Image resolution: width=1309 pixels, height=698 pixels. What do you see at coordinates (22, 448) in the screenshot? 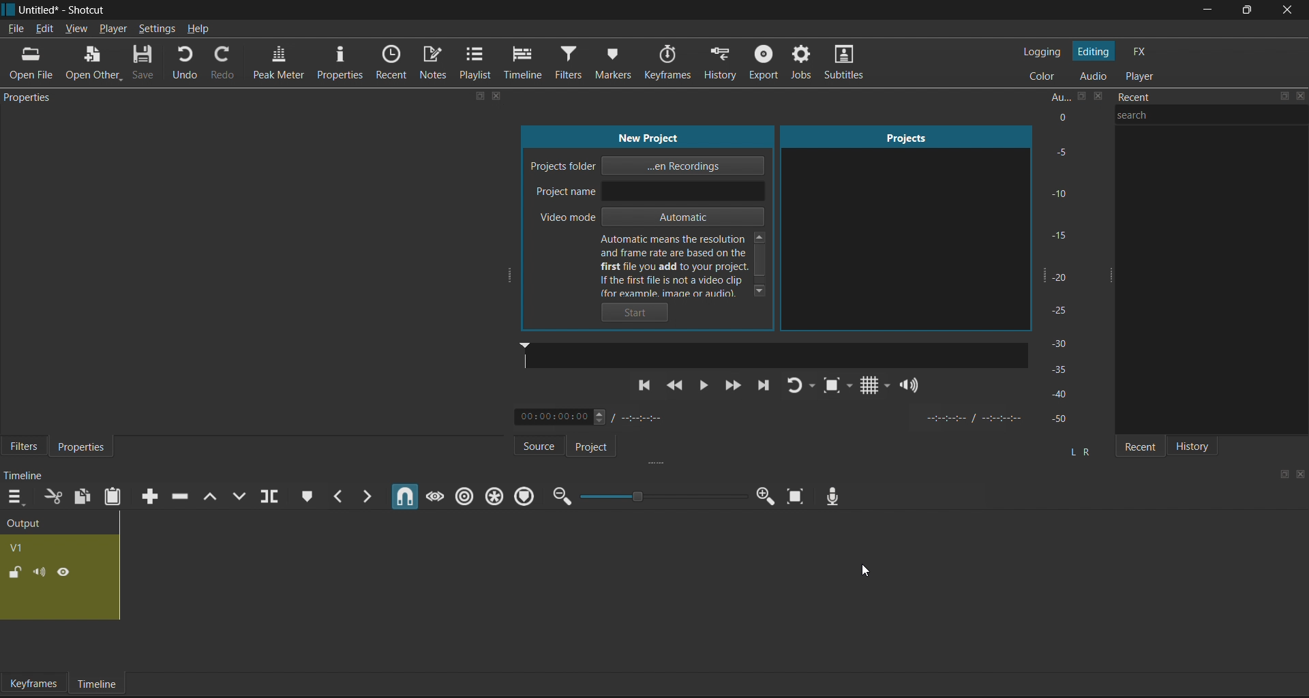
I see `Filters` at bounding box center [22, 448].